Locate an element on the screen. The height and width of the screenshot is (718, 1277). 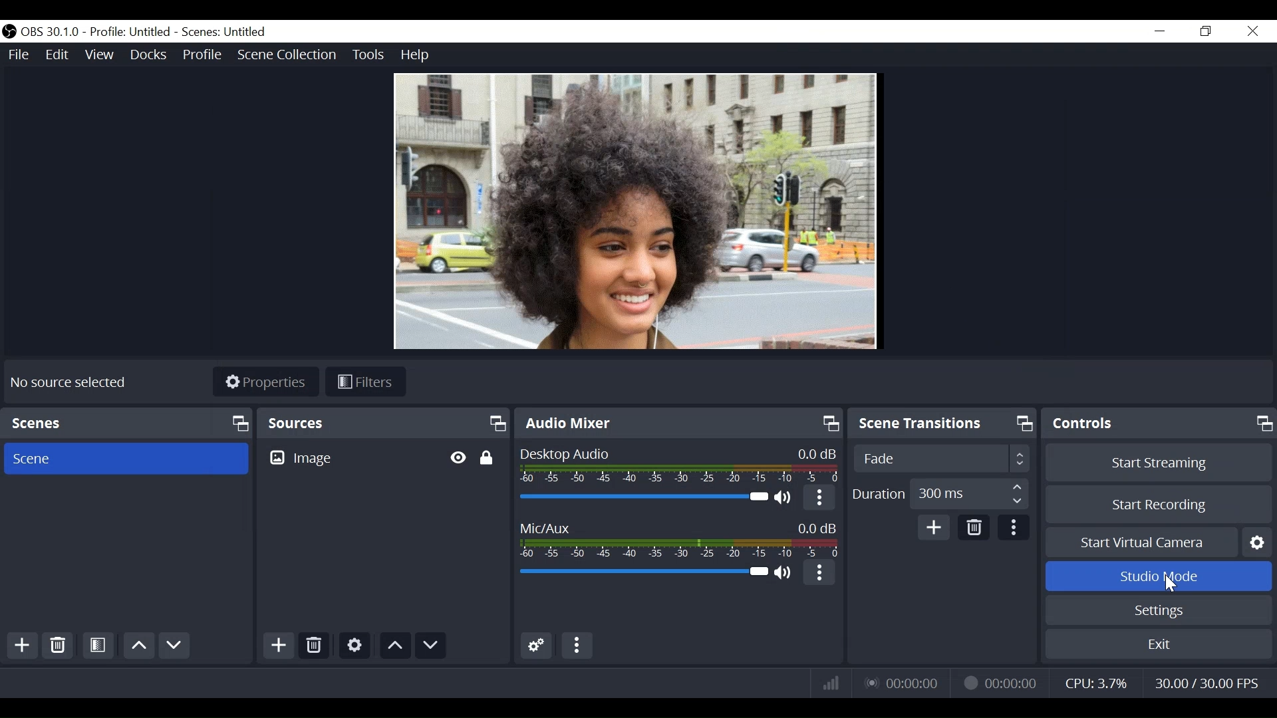
move source down is located at coordinates (432, 646).